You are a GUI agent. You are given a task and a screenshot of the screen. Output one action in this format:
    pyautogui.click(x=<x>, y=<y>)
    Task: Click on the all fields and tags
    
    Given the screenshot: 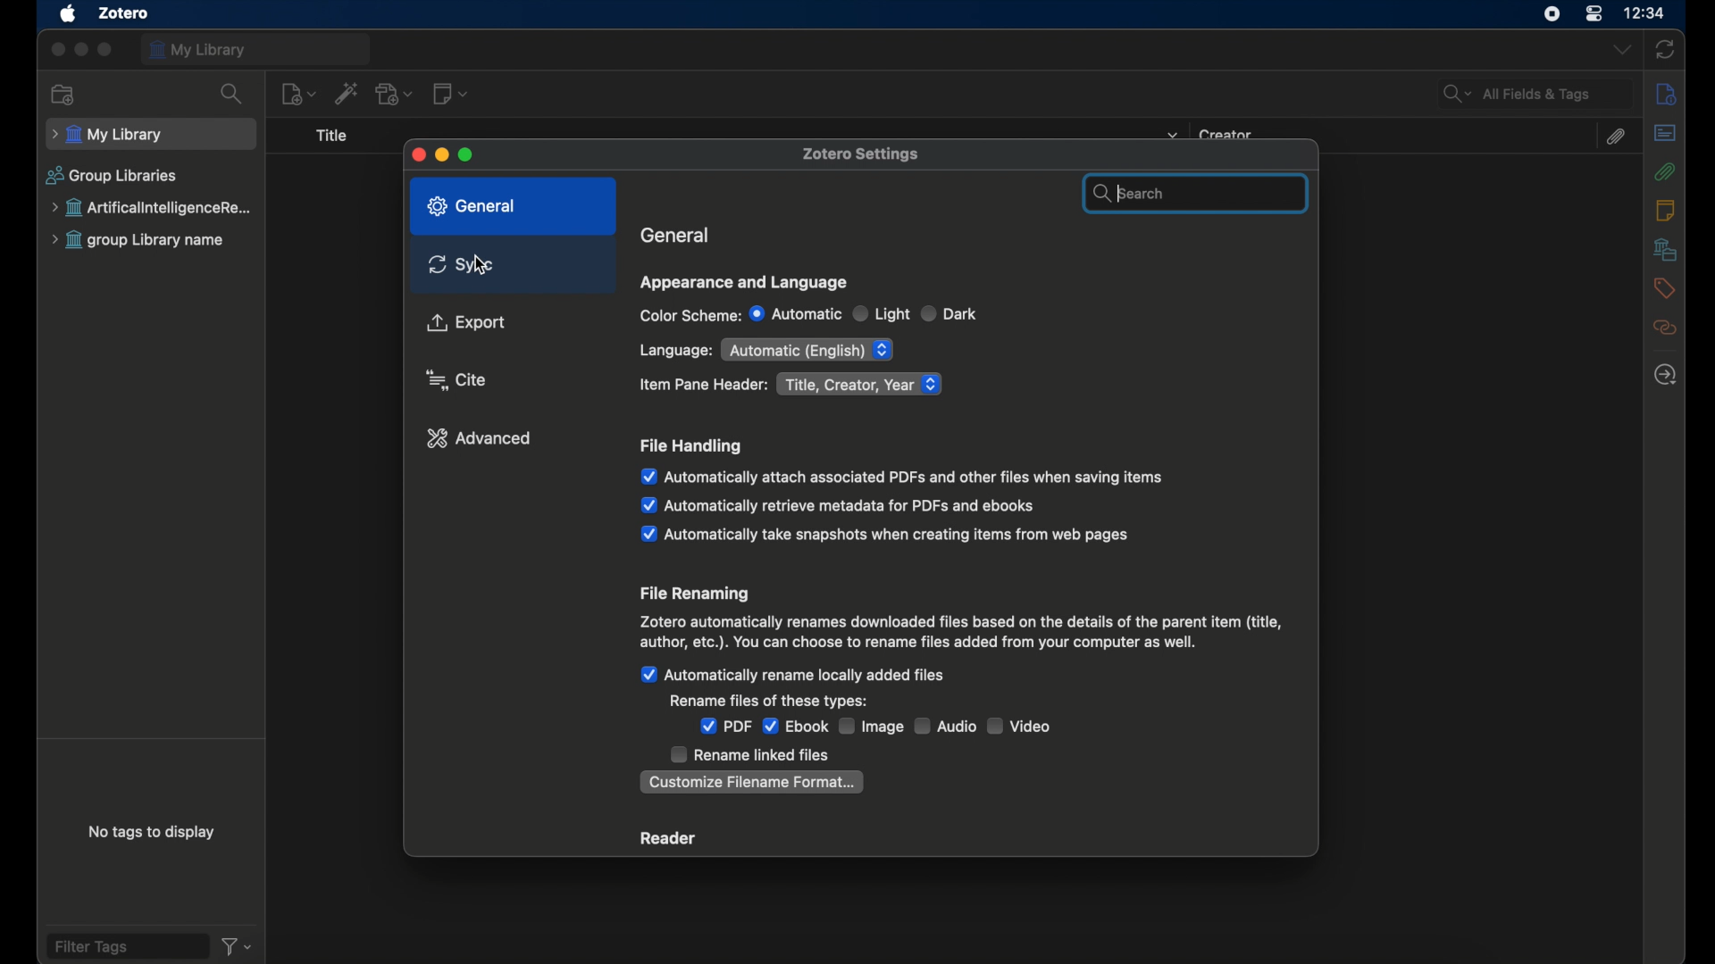 What is the action you would take?
    pyautogui.click(x=1535, y=94)
    